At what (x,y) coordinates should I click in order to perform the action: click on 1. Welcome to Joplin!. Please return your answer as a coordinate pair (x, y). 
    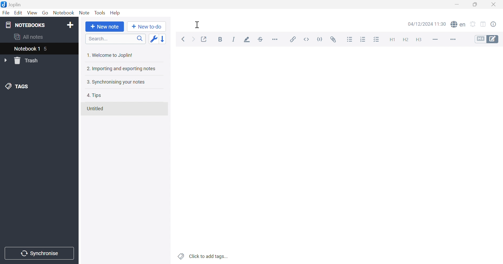
    Looking at the image, I should click on (111, 55).